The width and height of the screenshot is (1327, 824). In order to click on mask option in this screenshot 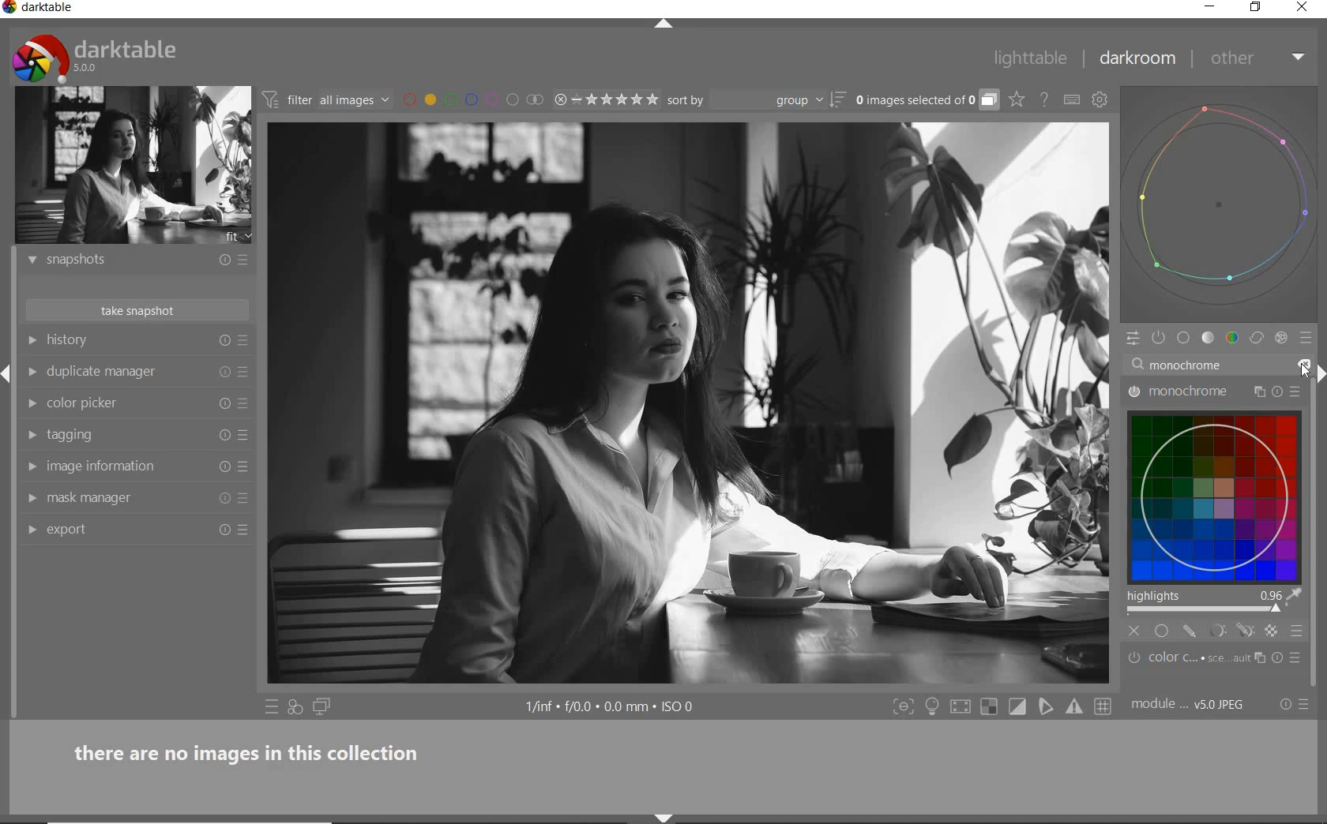, I will do `click(1228, 632)`.